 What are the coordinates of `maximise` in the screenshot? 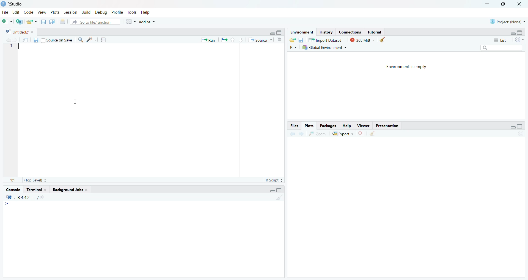 It's located at (504, 4).